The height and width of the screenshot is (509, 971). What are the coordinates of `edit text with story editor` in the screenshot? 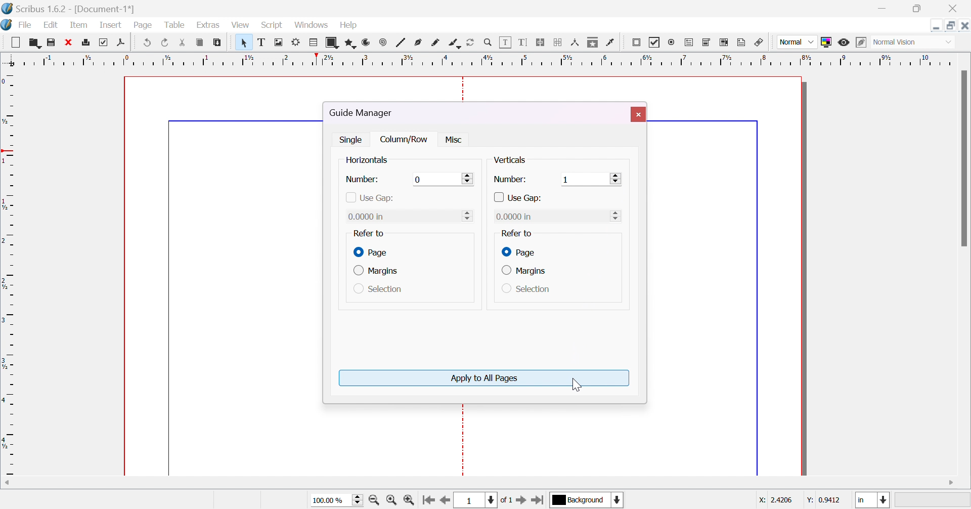 It's located at (525, 42).